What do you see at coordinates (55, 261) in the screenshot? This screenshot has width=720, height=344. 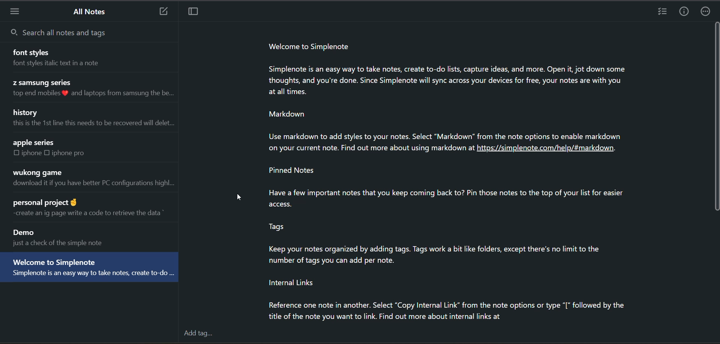 I see `‘Welcome to Simplenote` at bounding box center [55, 261].